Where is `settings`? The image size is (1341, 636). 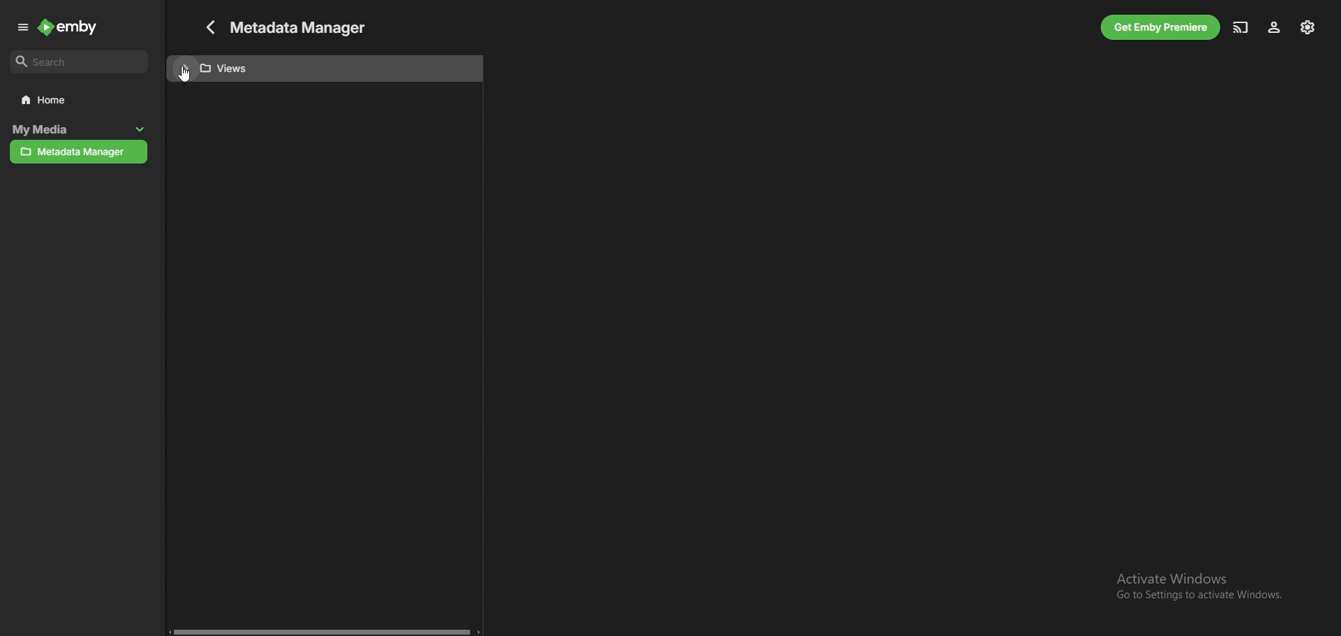
settings is located at coordinates (1308, 27).